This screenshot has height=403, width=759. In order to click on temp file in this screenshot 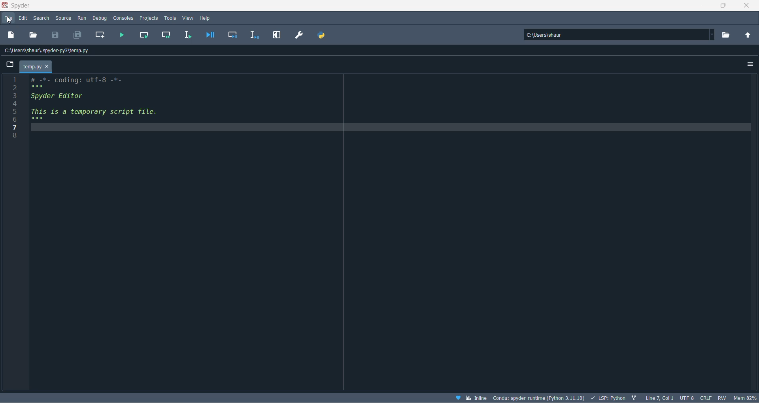, I will do `click(36, 66)`.